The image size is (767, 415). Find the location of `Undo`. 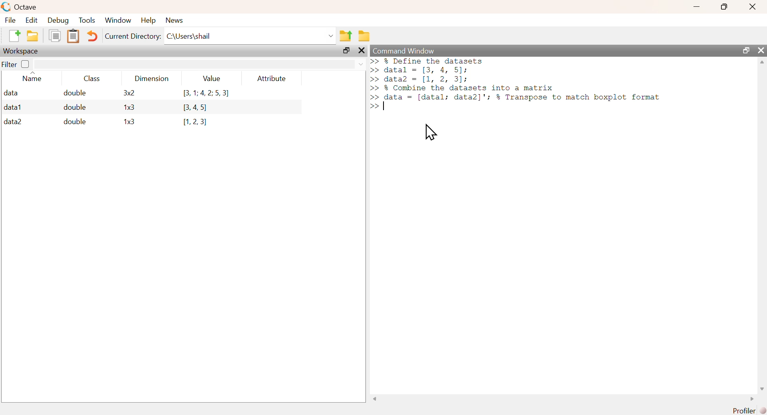

Undo is located at coordinates (93, 37).